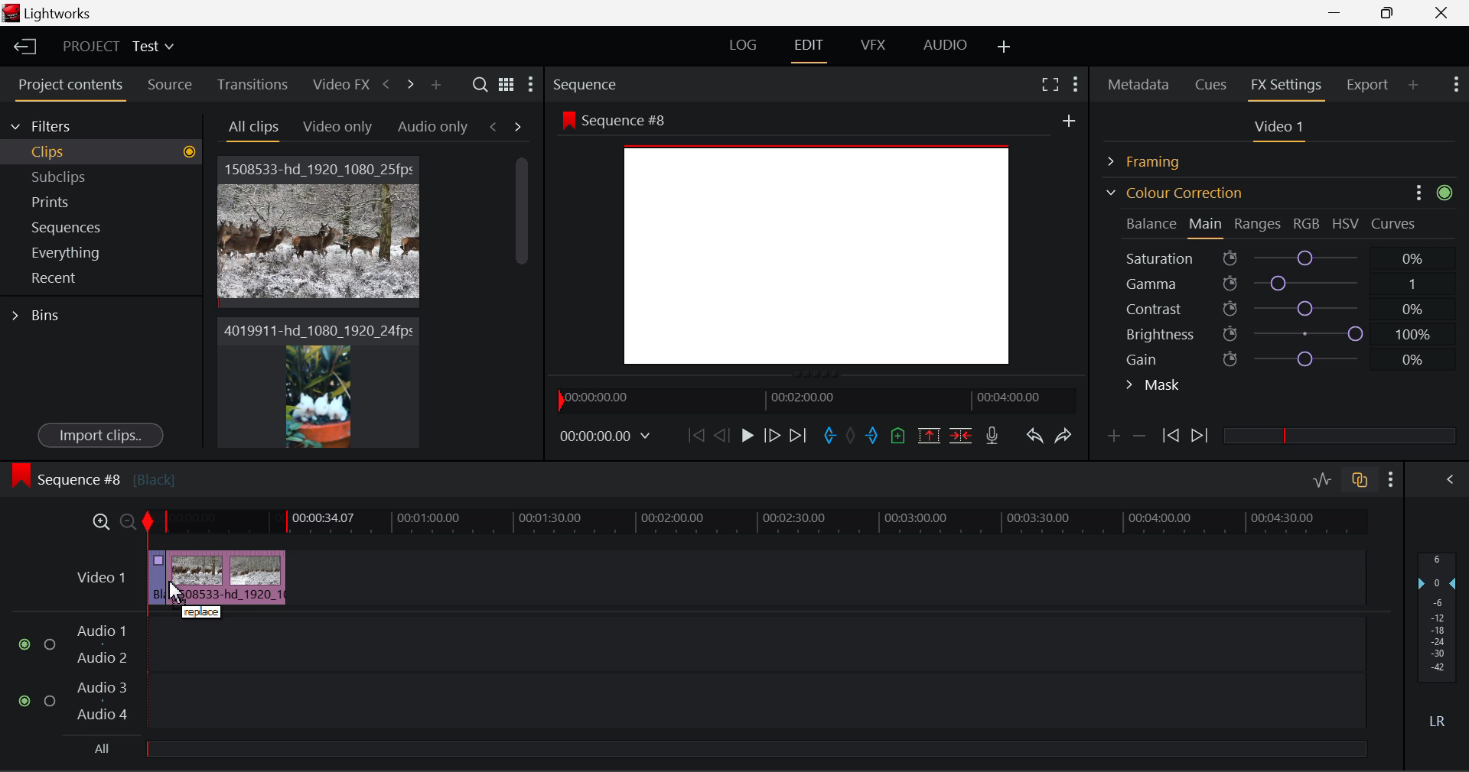  What do you see at coordinates (692, 674) in the screenshot?
I see `Audio Input Fields` at bounding box center [692, 674].